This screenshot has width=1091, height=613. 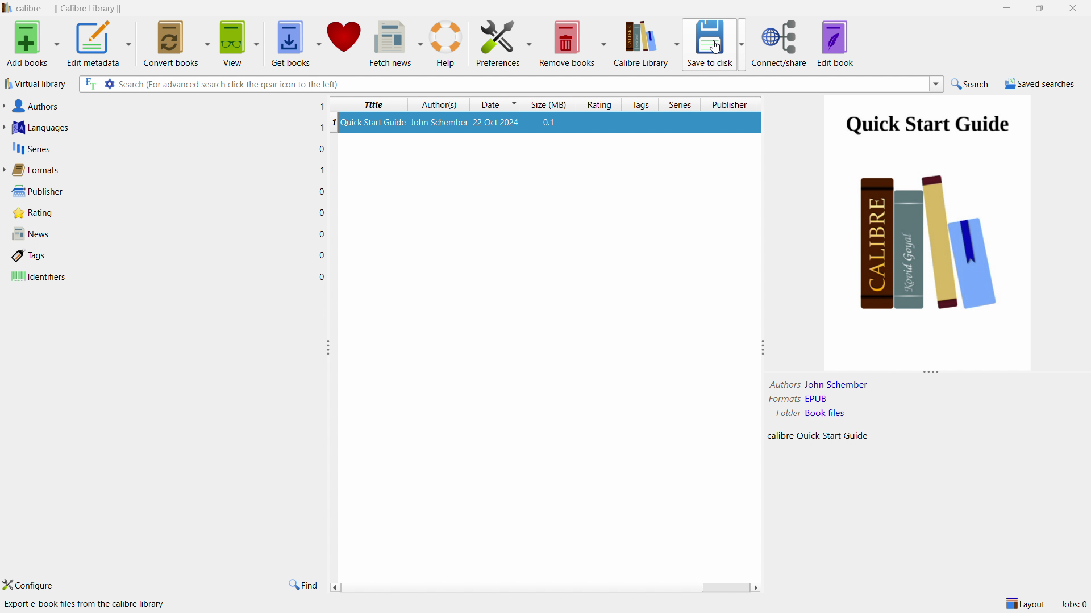 What do you see at coordinates (36, 191) in the screenshot?
I see `Publisher` at bounding box center [36, 191].